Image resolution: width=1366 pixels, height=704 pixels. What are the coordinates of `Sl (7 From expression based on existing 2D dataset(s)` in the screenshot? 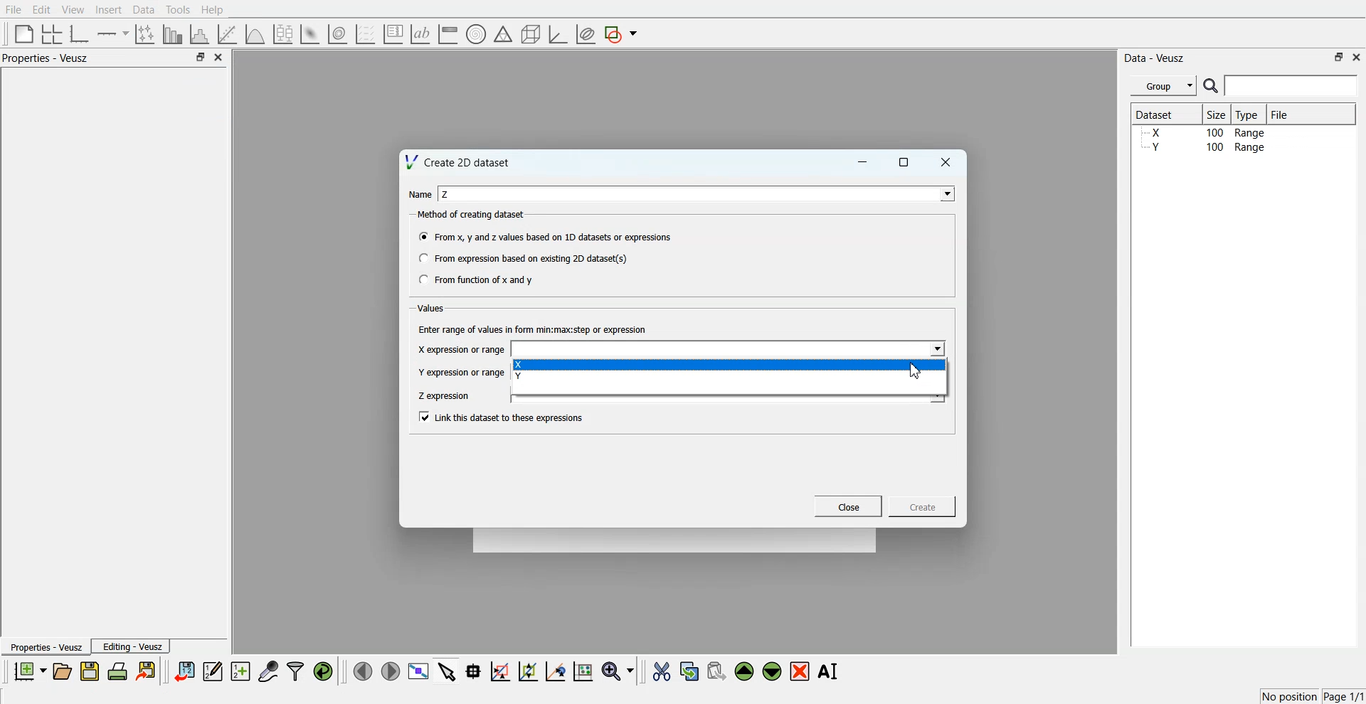 It's located at (522, 258).